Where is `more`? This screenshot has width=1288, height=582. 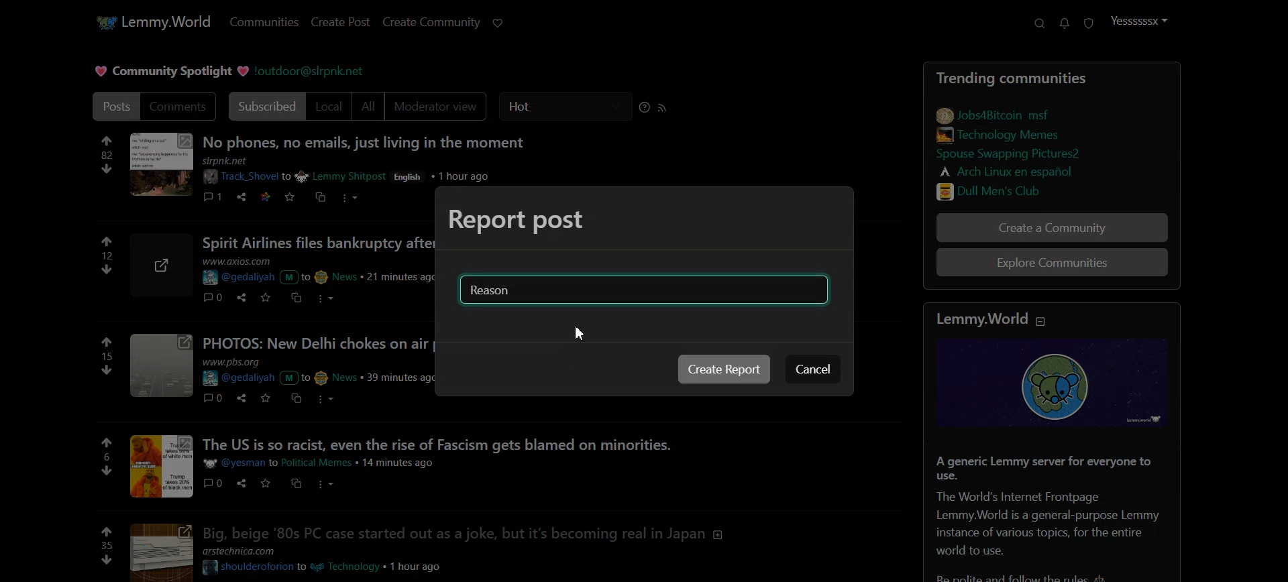 more is located at coordinates (323, 297).